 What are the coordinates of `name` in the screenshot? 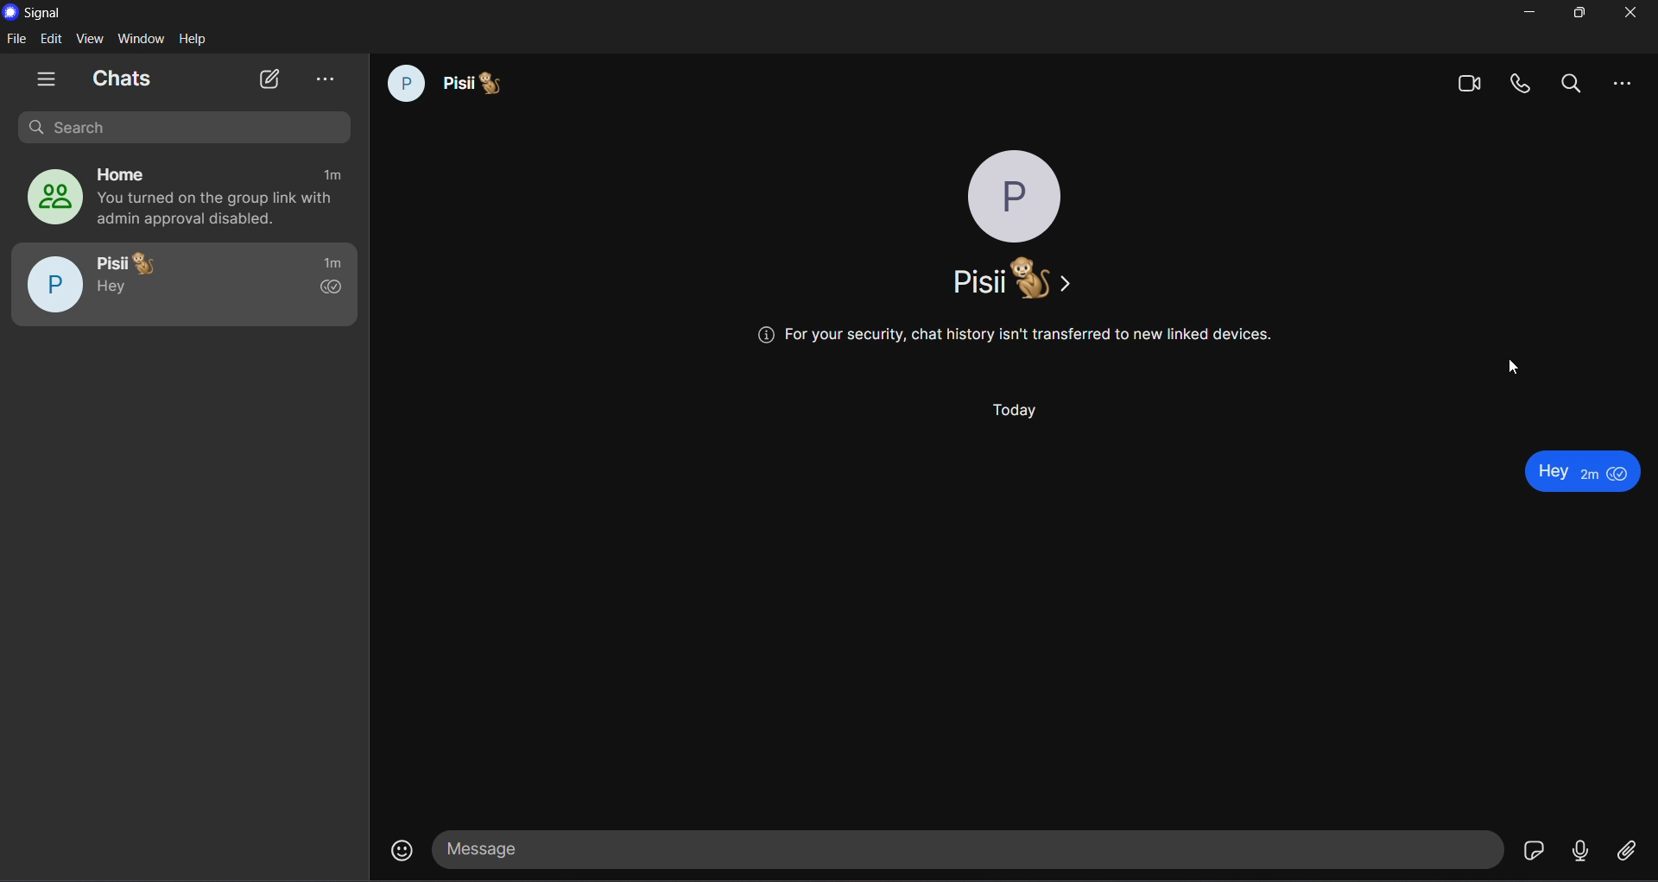 It's located at (1012, 277).